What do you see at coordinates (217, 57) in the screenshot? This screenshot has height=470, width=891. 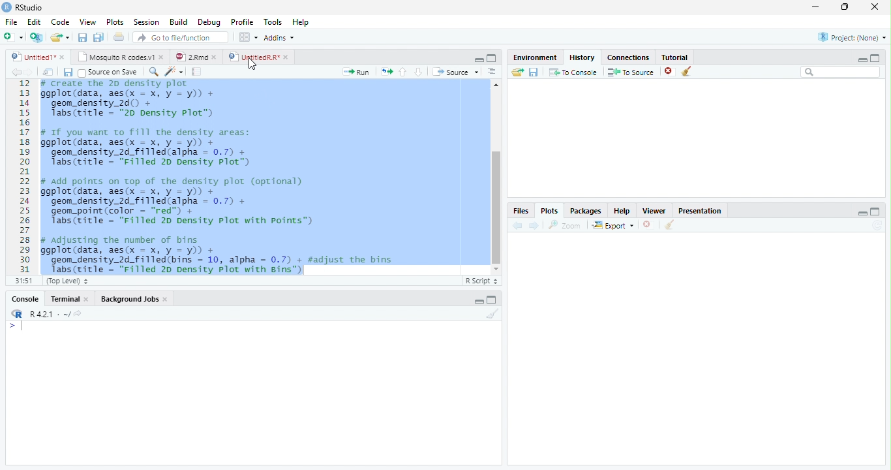 I see `close` at bounding box center [217, 57].